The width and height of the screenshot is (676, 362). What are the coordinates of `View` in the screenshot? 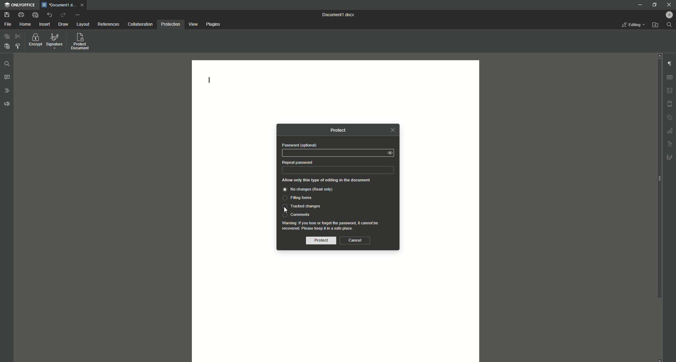 It's located at (192, 24).